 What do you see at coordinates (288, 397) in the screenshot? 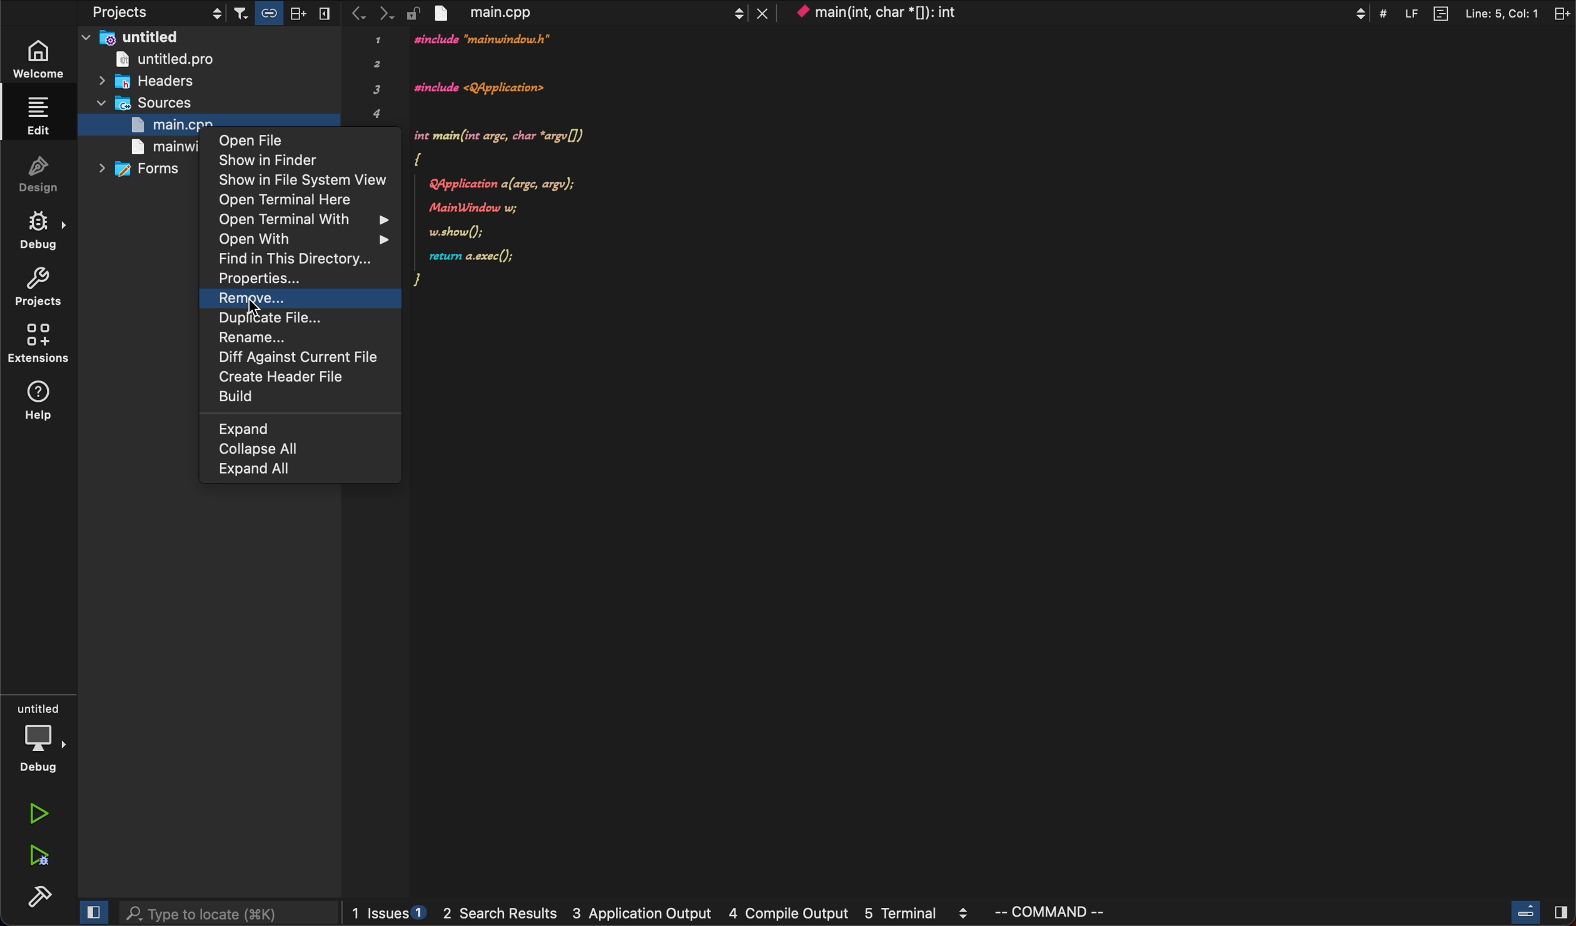
I see `build` at bounding box center [288, 397].